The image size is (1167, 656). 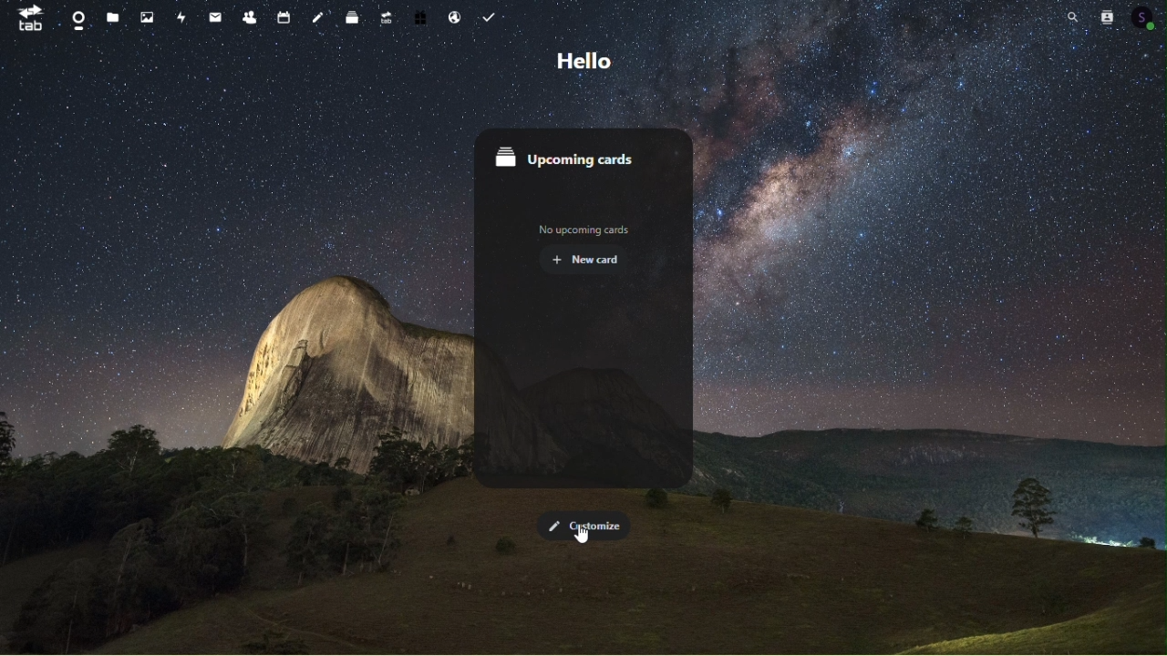 I want to click on Hello, so click(x=581, y=58).